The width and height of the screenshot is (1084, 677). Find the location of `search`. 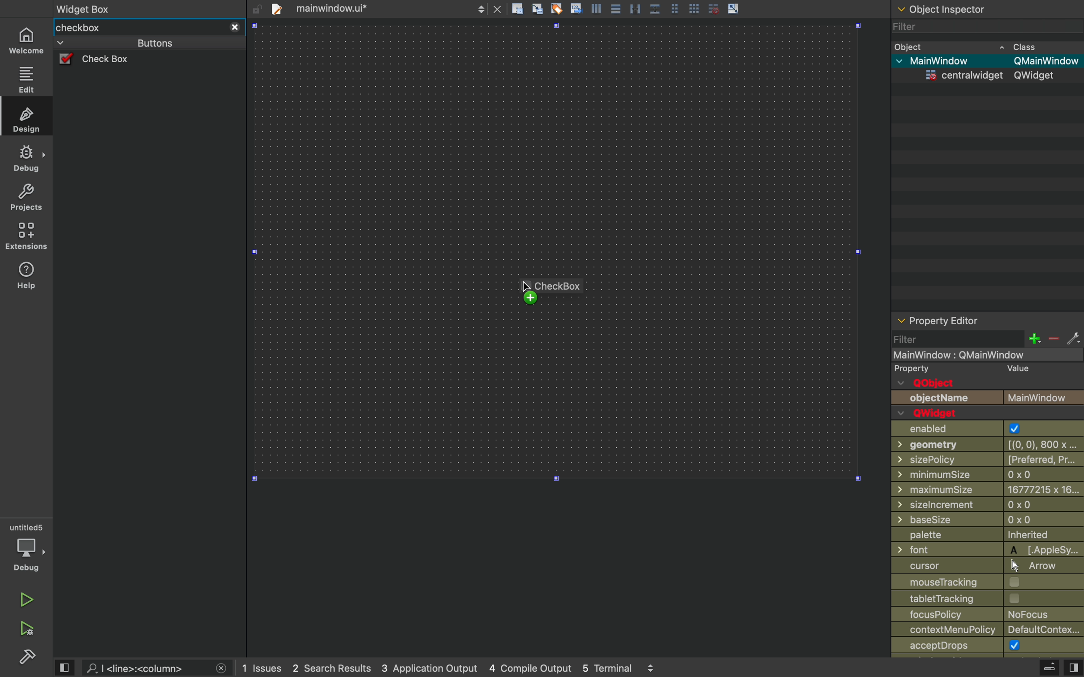

search is located at coordinates (143, 668).